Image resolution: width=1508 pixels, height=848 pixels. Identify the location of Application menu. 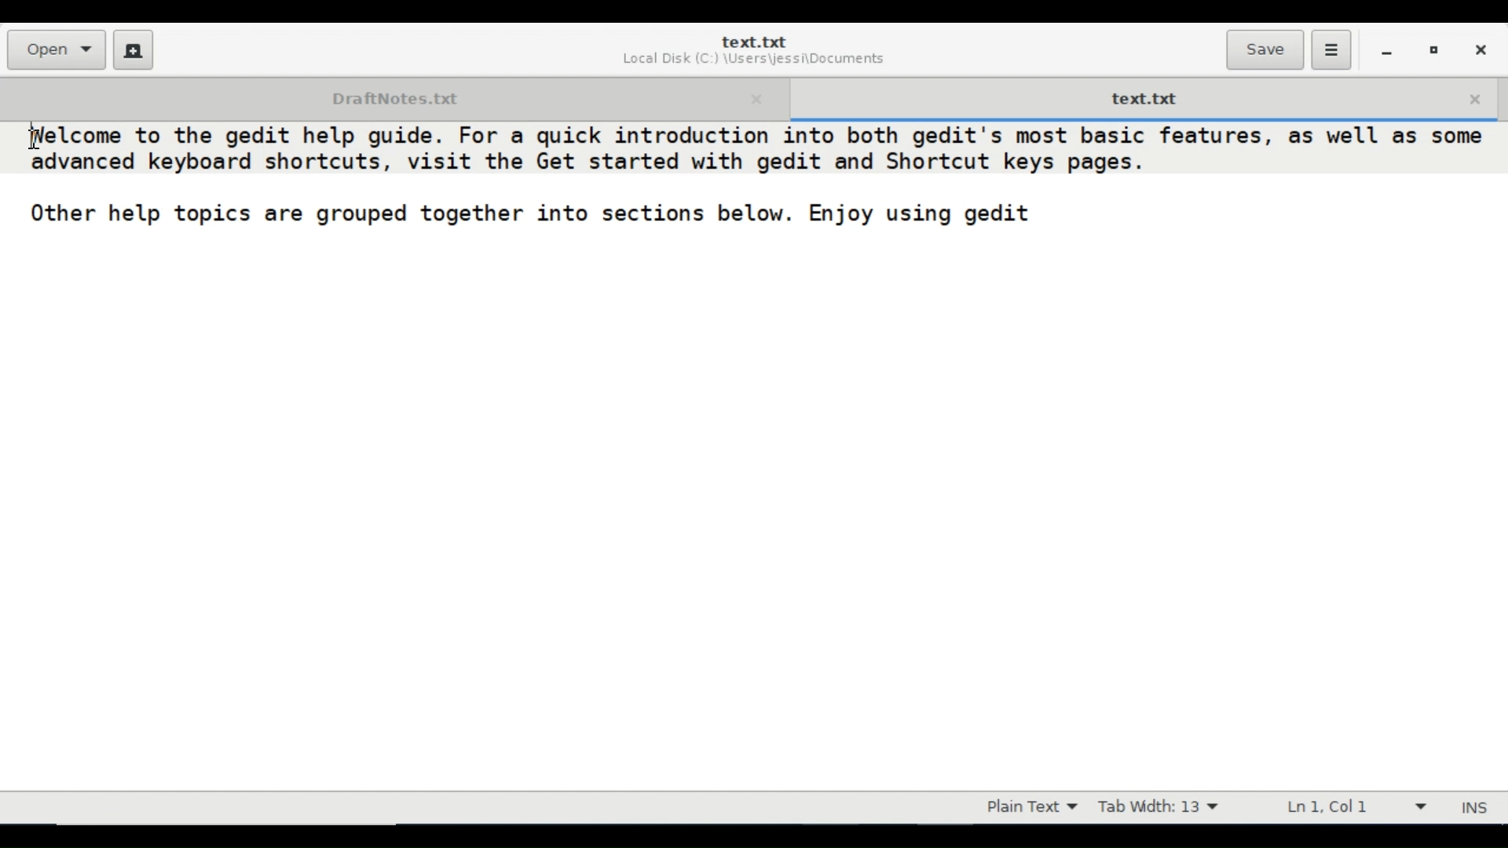
(1330, 50).